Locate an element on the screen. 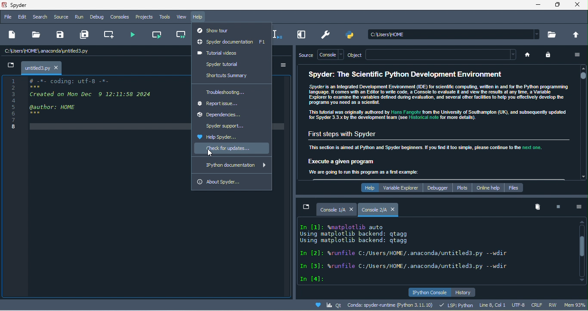 The image size is (588, 311). close is located at coordinates (351, 208).